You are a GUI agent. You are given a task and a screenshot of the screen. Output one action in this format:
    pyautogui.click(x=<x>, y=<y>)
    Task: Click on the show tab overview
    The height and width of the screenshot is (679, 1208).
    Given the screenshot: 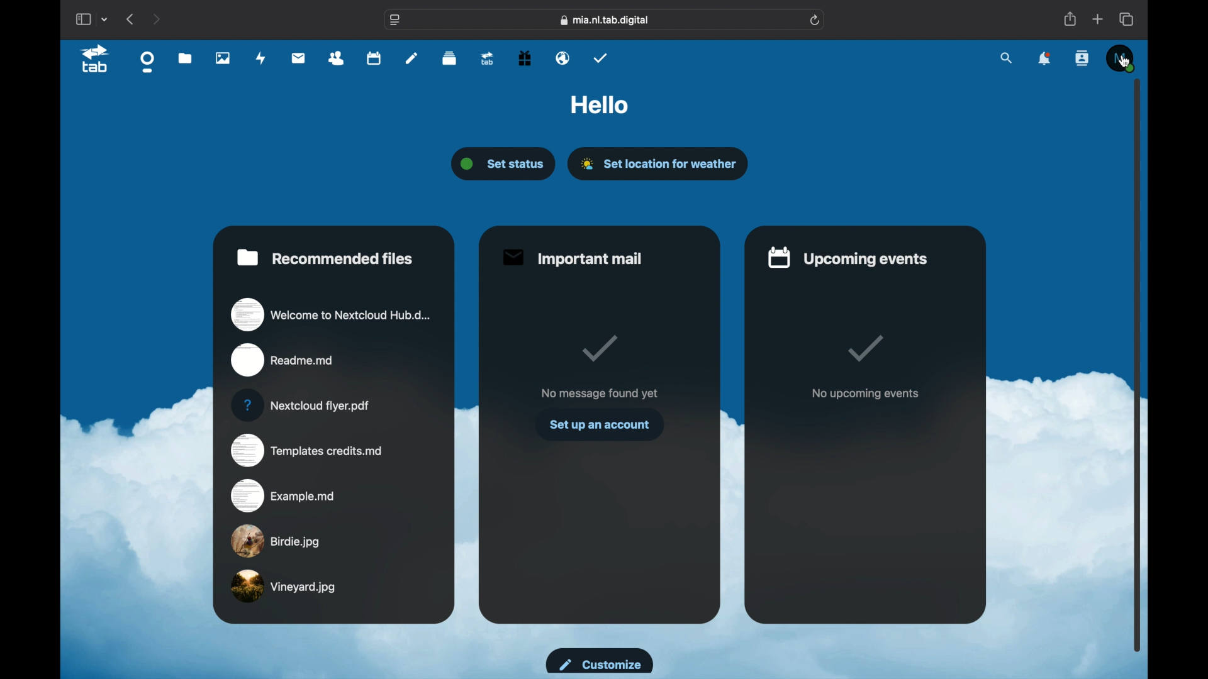 What is the action you would take?
    pyautogui.click(x=1127, y=19)
    